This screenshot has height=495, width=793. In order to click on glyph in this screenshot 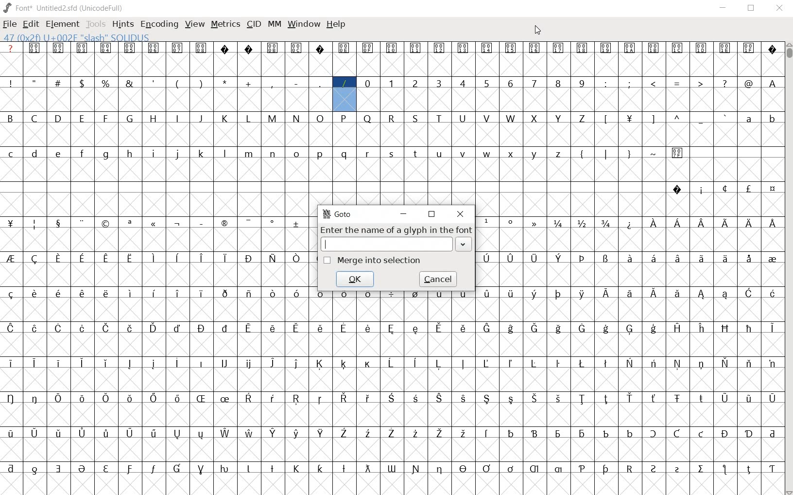, I will do `click(392, 83)`.